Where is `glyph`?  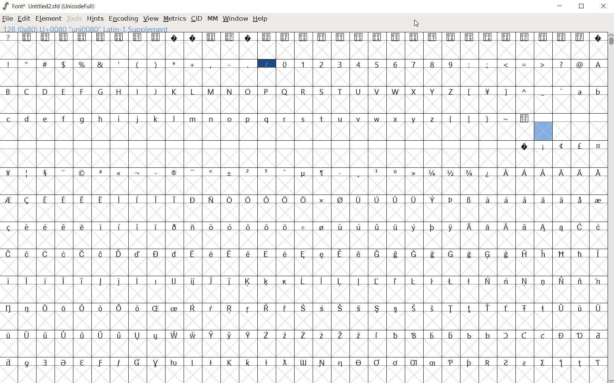
glyph is located at coordinates (119, 64).